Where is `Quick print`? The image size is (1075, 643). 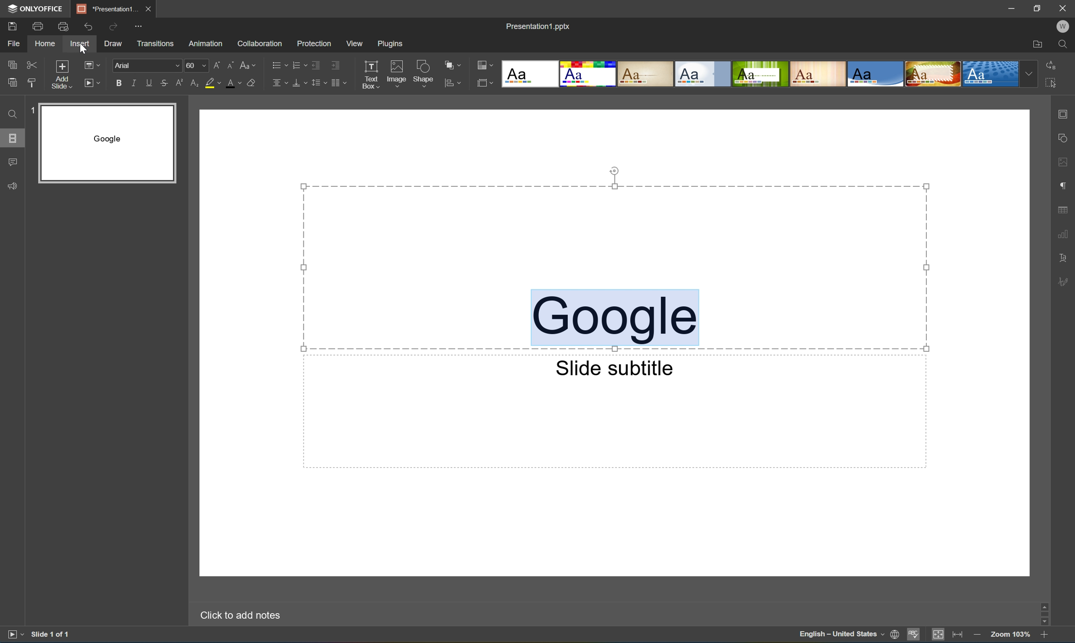 Quick print is located at coordinates (65, 26).